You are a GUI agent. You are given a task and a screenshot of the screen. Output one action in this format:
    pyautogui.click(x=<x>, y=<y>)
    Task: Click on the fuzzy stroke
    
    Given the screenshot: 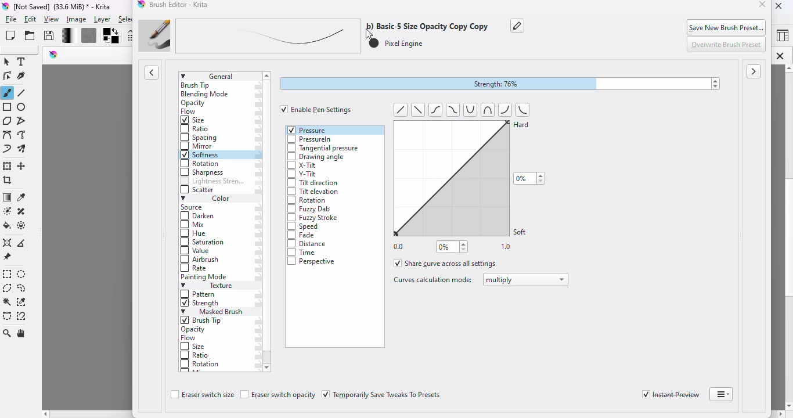 What is the action you would take?
    pyautogui.click(x=313, y=218)
    